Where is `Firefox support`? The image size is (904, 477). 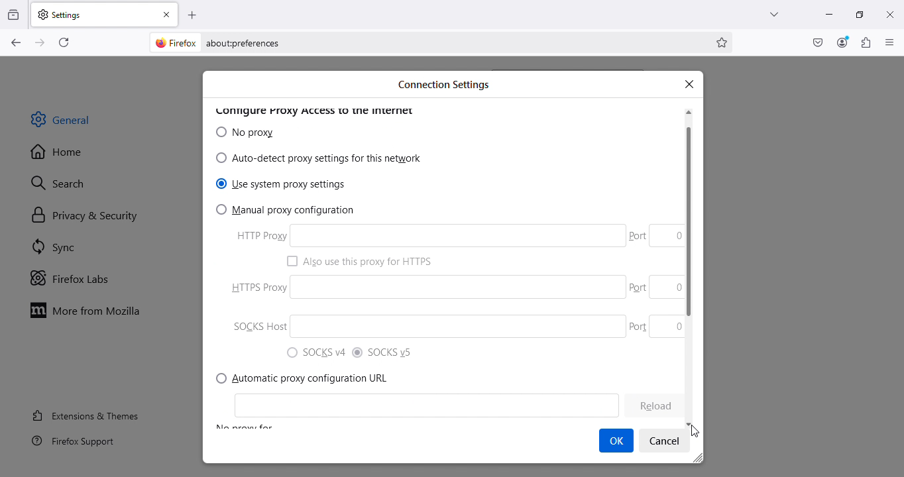 Firefox support is located at coordinates (75, 444).